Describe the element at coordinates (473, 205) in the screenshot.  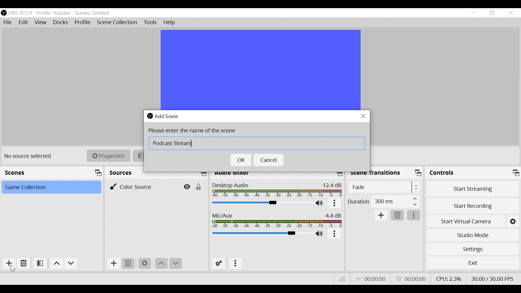
I see `Start Recording` at that location.